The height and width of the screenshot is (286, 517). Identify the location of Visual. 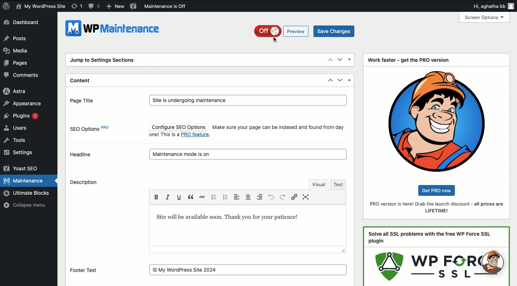
(318, 184).